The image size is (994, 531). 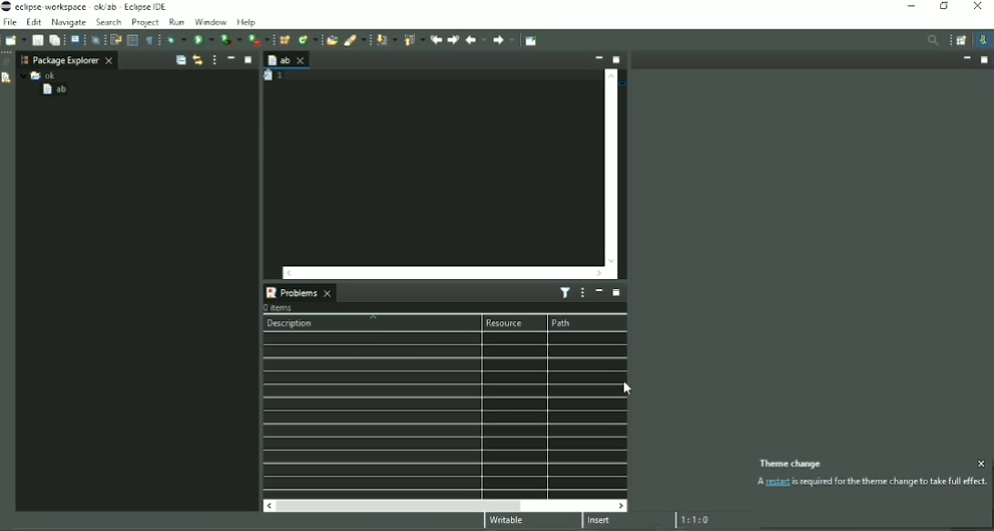 I want to click on Filters, so click(x=565, y=293).